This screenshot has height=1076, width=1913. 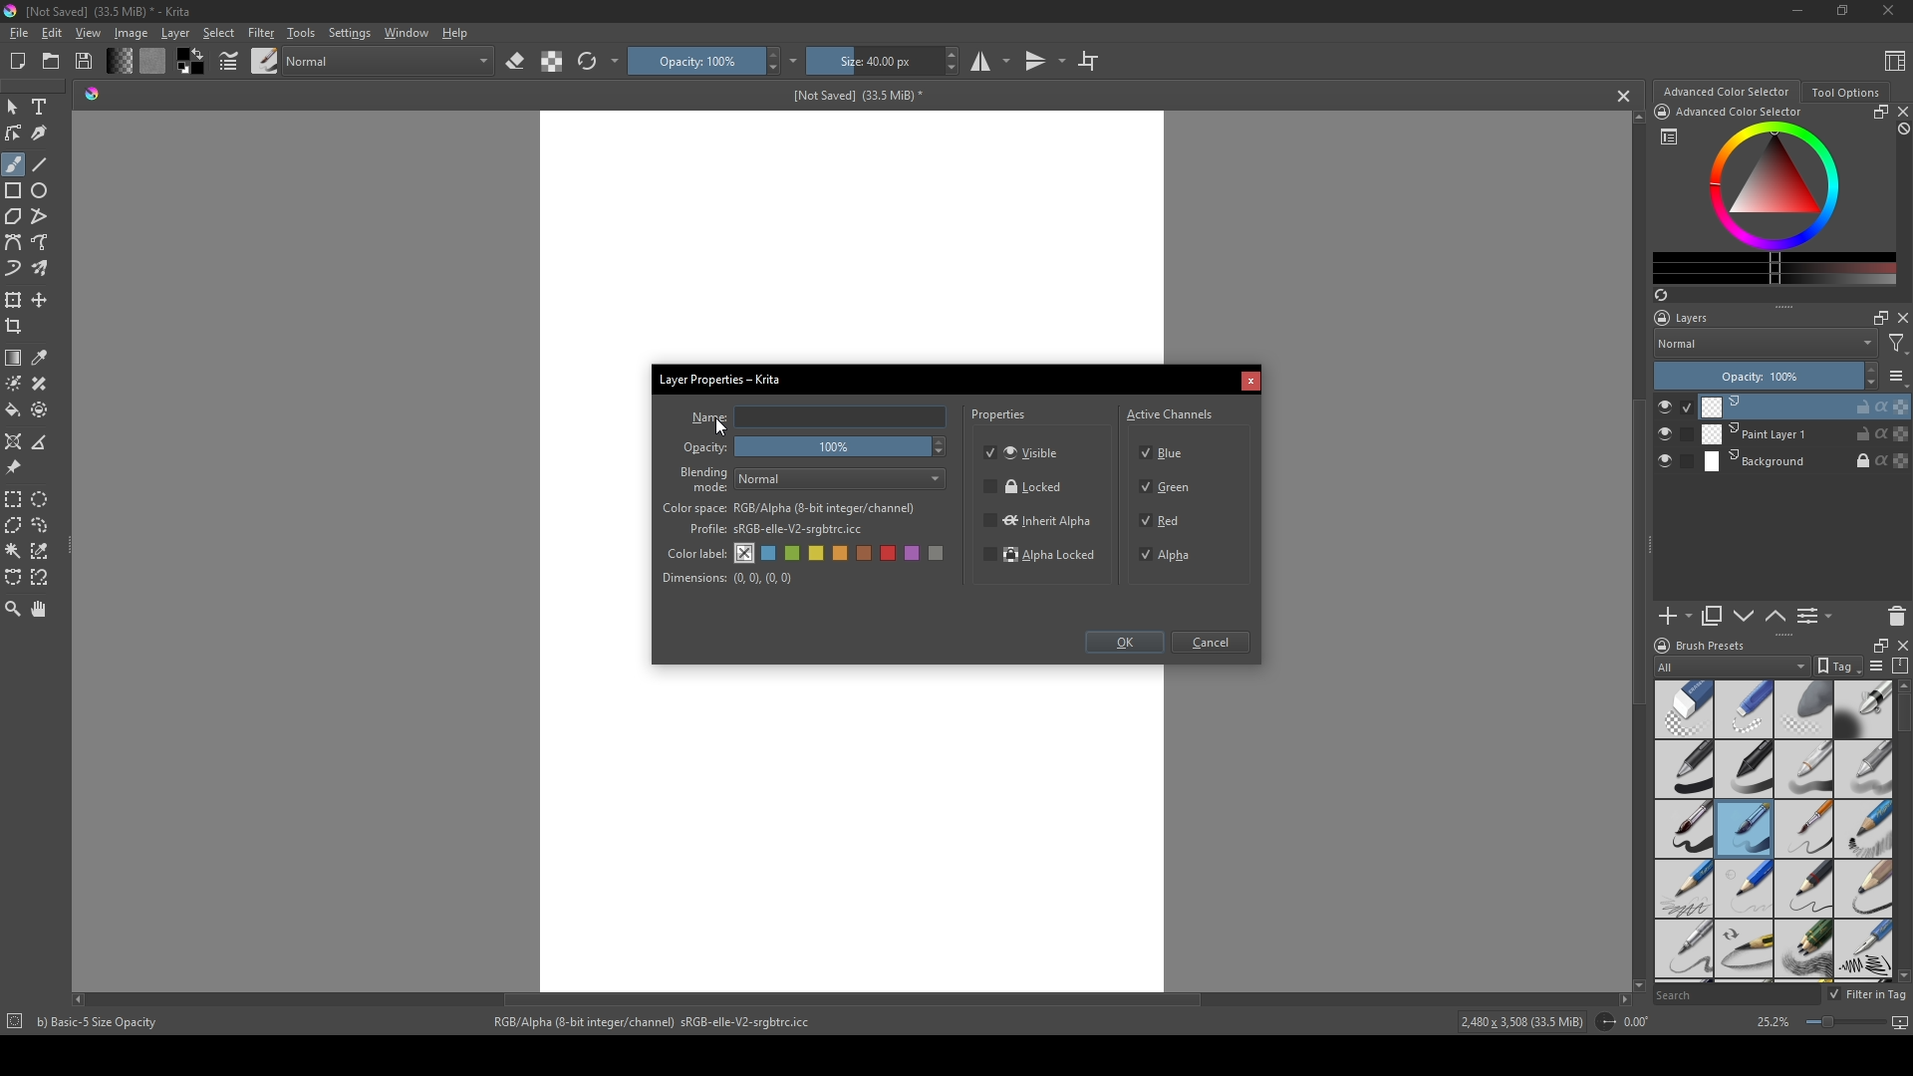 What do you see at coordinates (14, 191) in the screenshot?
I see `rectangle` at bounding box center [14, 191].